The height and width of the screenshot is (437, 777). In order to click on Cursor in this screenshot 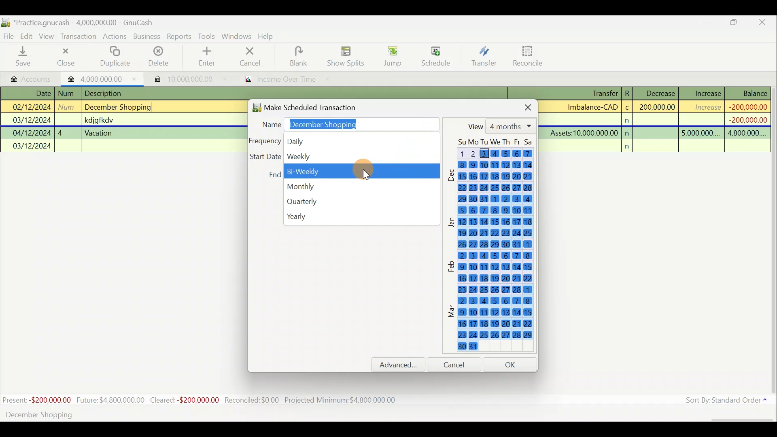, I will do `click(435, 53)`.